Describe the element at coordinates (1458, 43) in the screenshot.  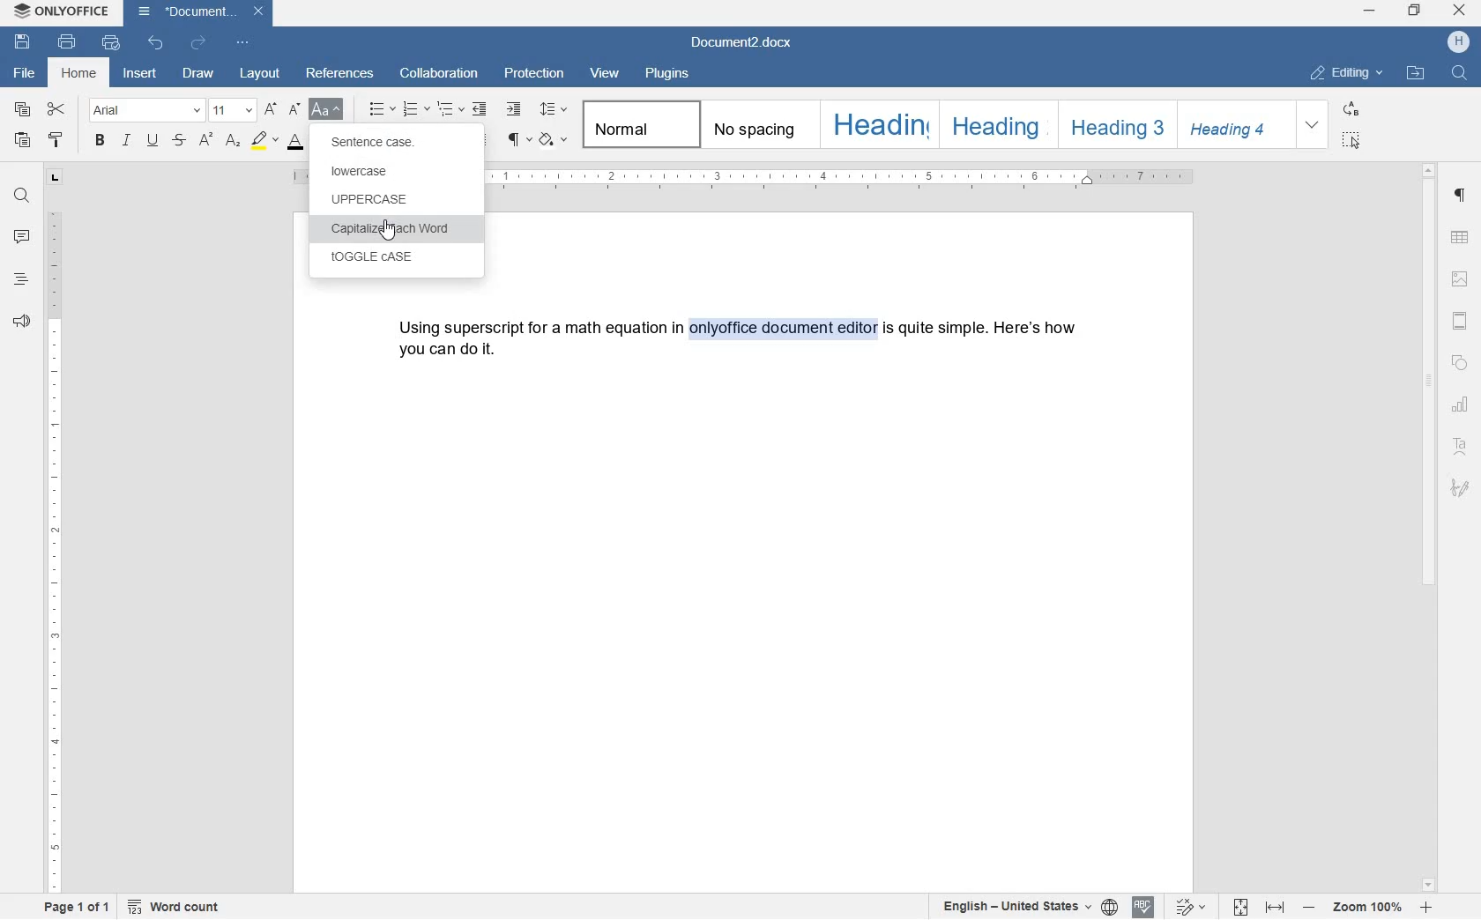
I see `HP` at that location.